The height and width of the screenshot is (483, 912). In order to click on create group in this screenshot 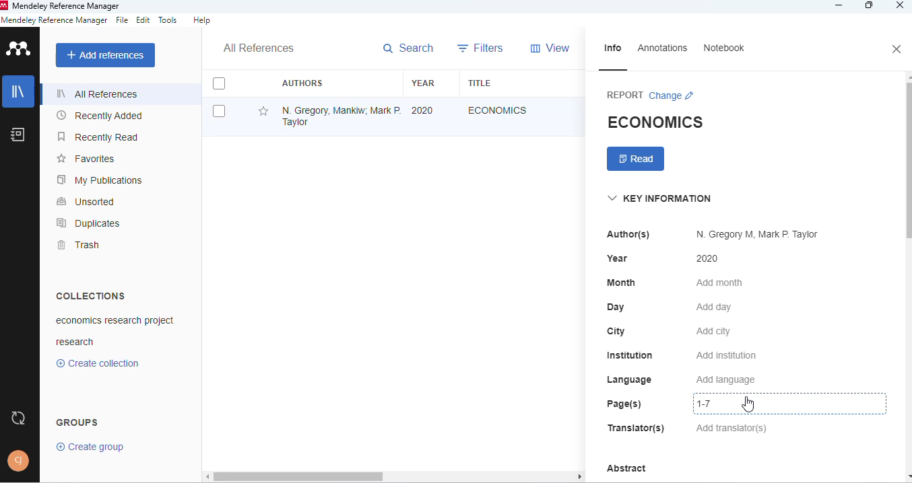, I will do `click(91, 447)`.